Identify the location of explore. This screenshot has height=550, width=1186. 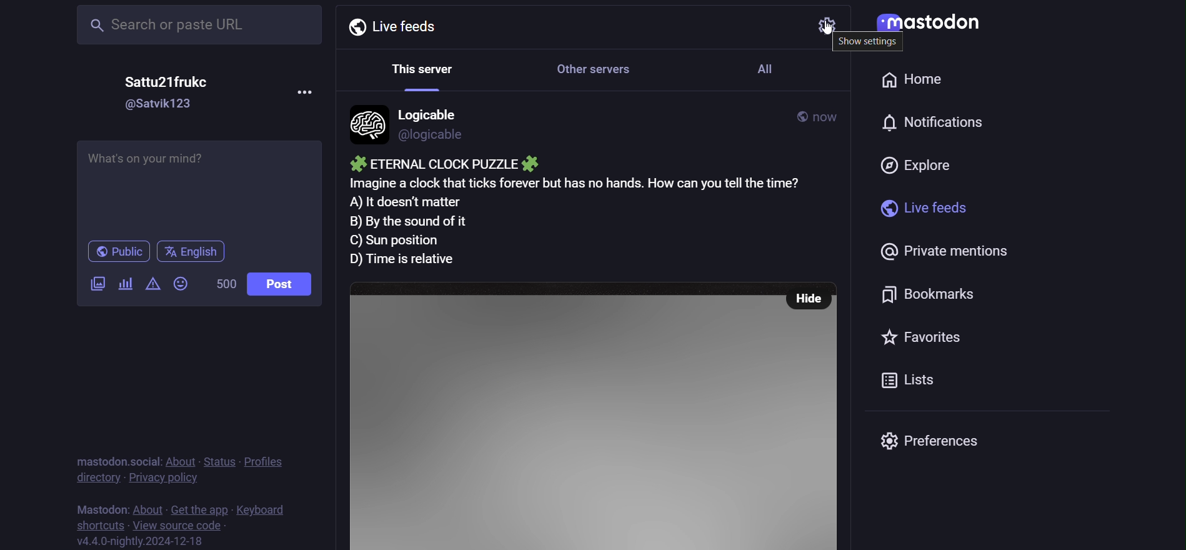
(921, 162).